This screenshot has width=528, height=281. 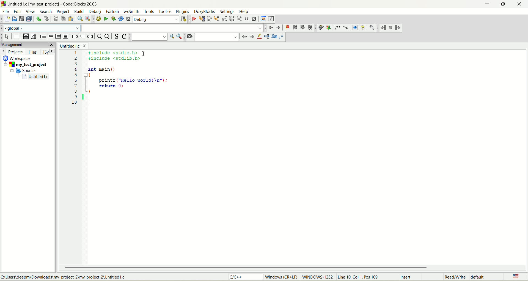 I want to click on highlight, so click(x=258, y=37).